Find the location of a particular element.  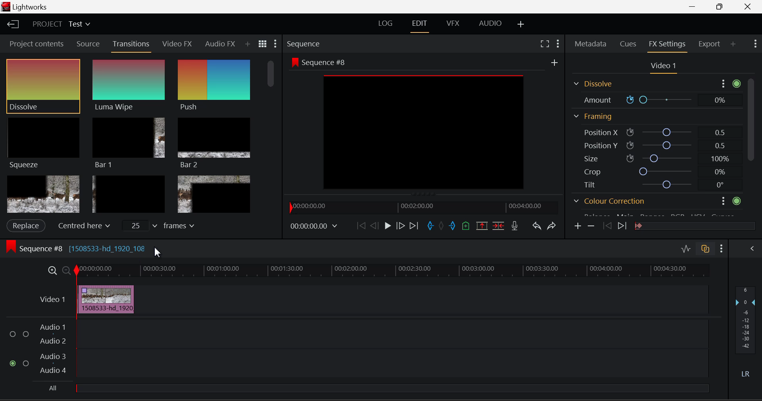

Remove keyframe is located at coordinates (590, 227).